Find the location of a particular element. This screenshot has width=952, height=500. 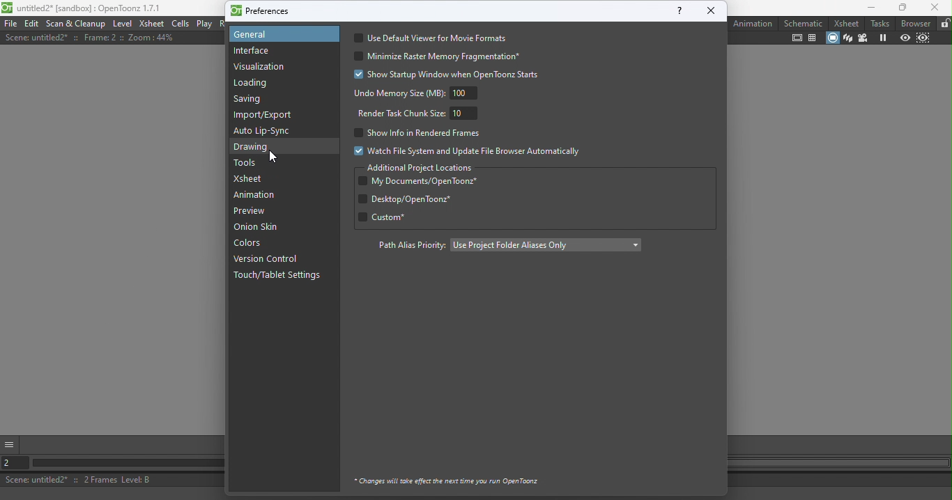

Show info in rendered frames is located at coordinates (415, 132).